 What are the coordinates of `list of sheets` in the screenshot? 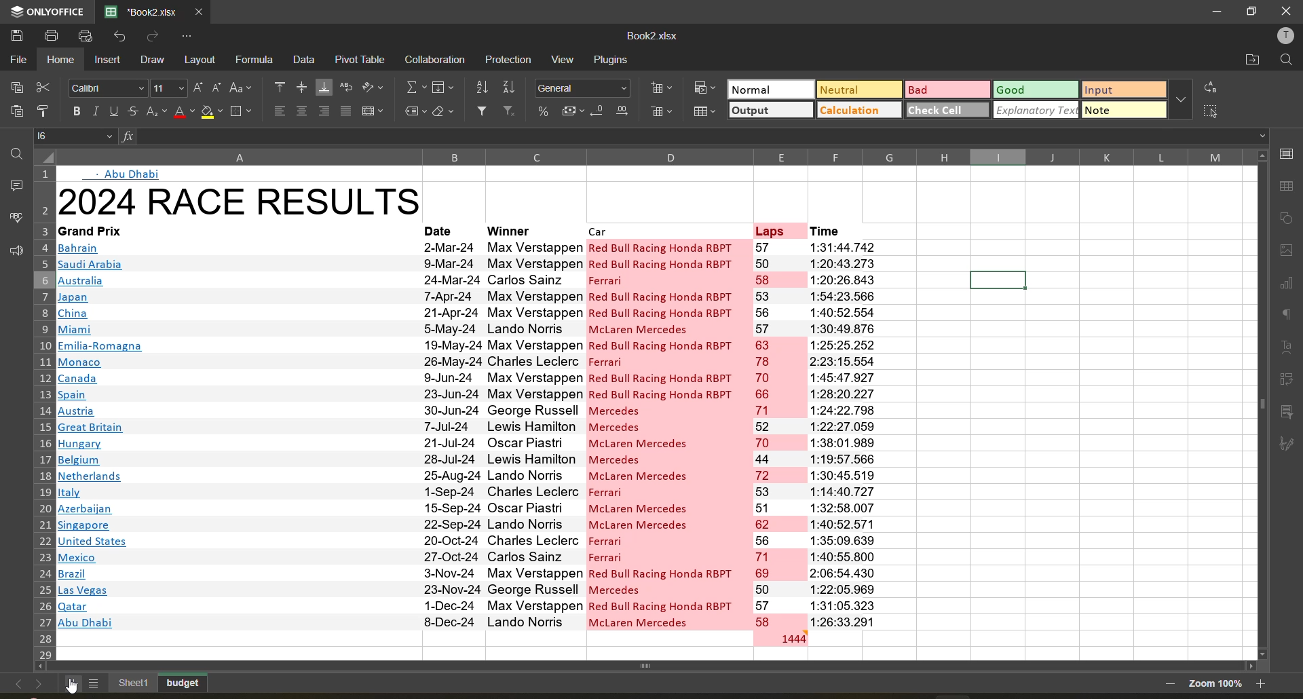 It's located at (95, 681).